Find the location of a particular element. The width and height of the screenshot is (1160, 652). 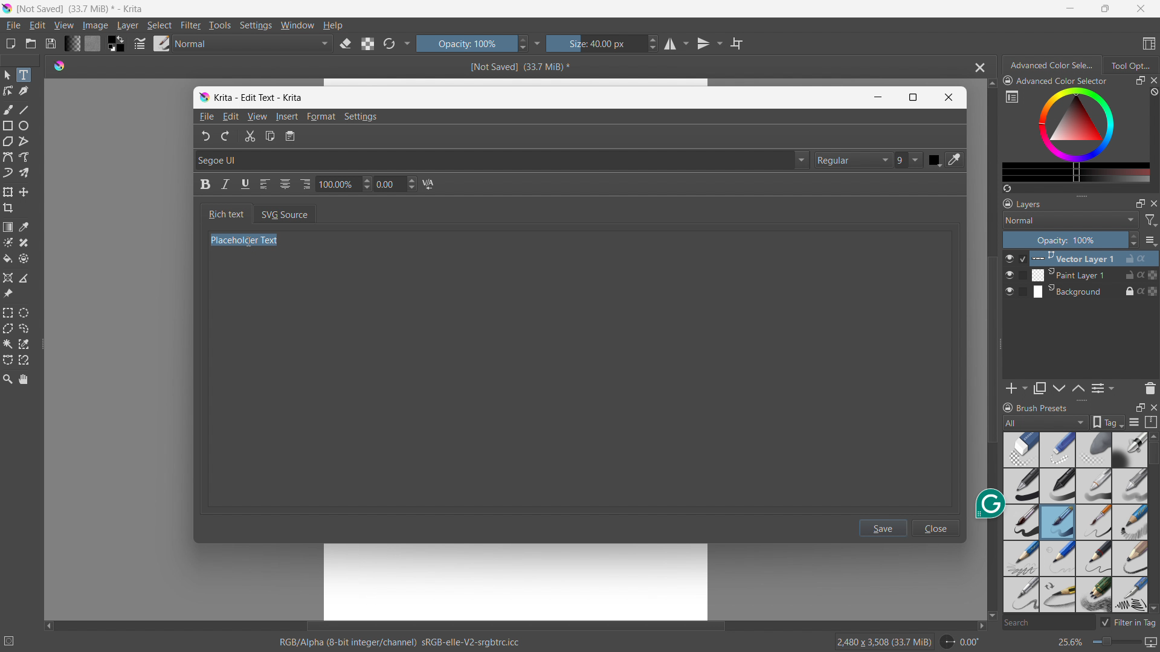

resize is located at coordinates (1000, 345).